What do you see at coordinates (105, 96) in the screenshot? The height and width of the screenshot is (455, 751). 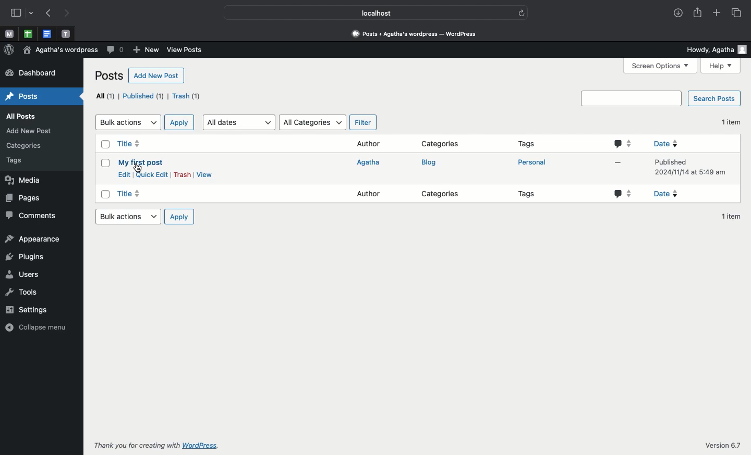 I see `All` at bounding box center [105, 96].